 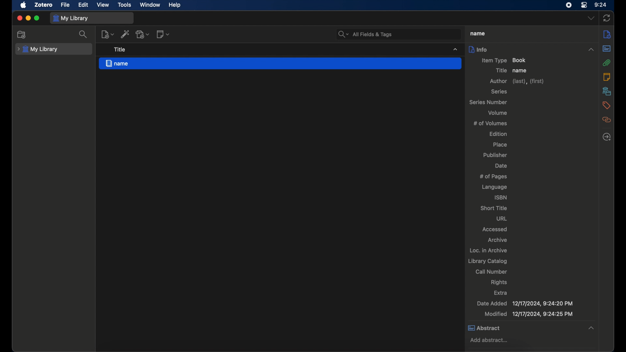 What do you see at coordinates (601, 5) in the screenshot?
I see `time` at bounding box center [601, 5].